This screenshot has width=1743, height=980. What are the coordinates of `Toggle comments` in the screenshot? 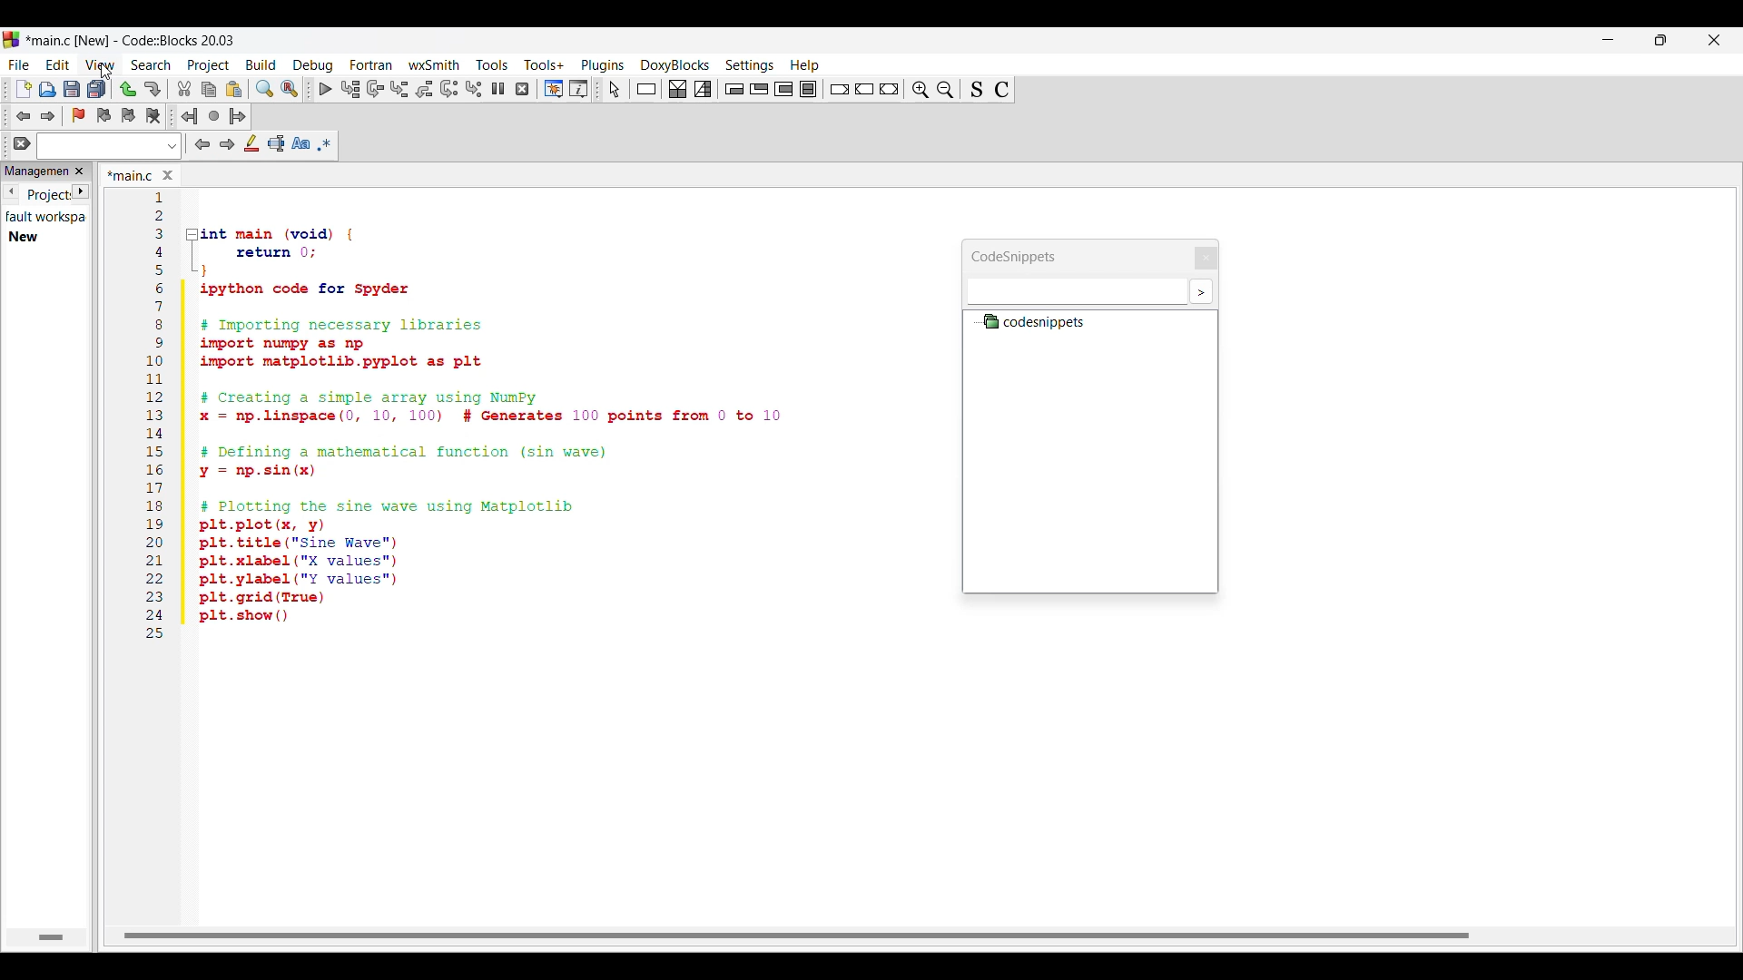 It's located at (1002, 89).